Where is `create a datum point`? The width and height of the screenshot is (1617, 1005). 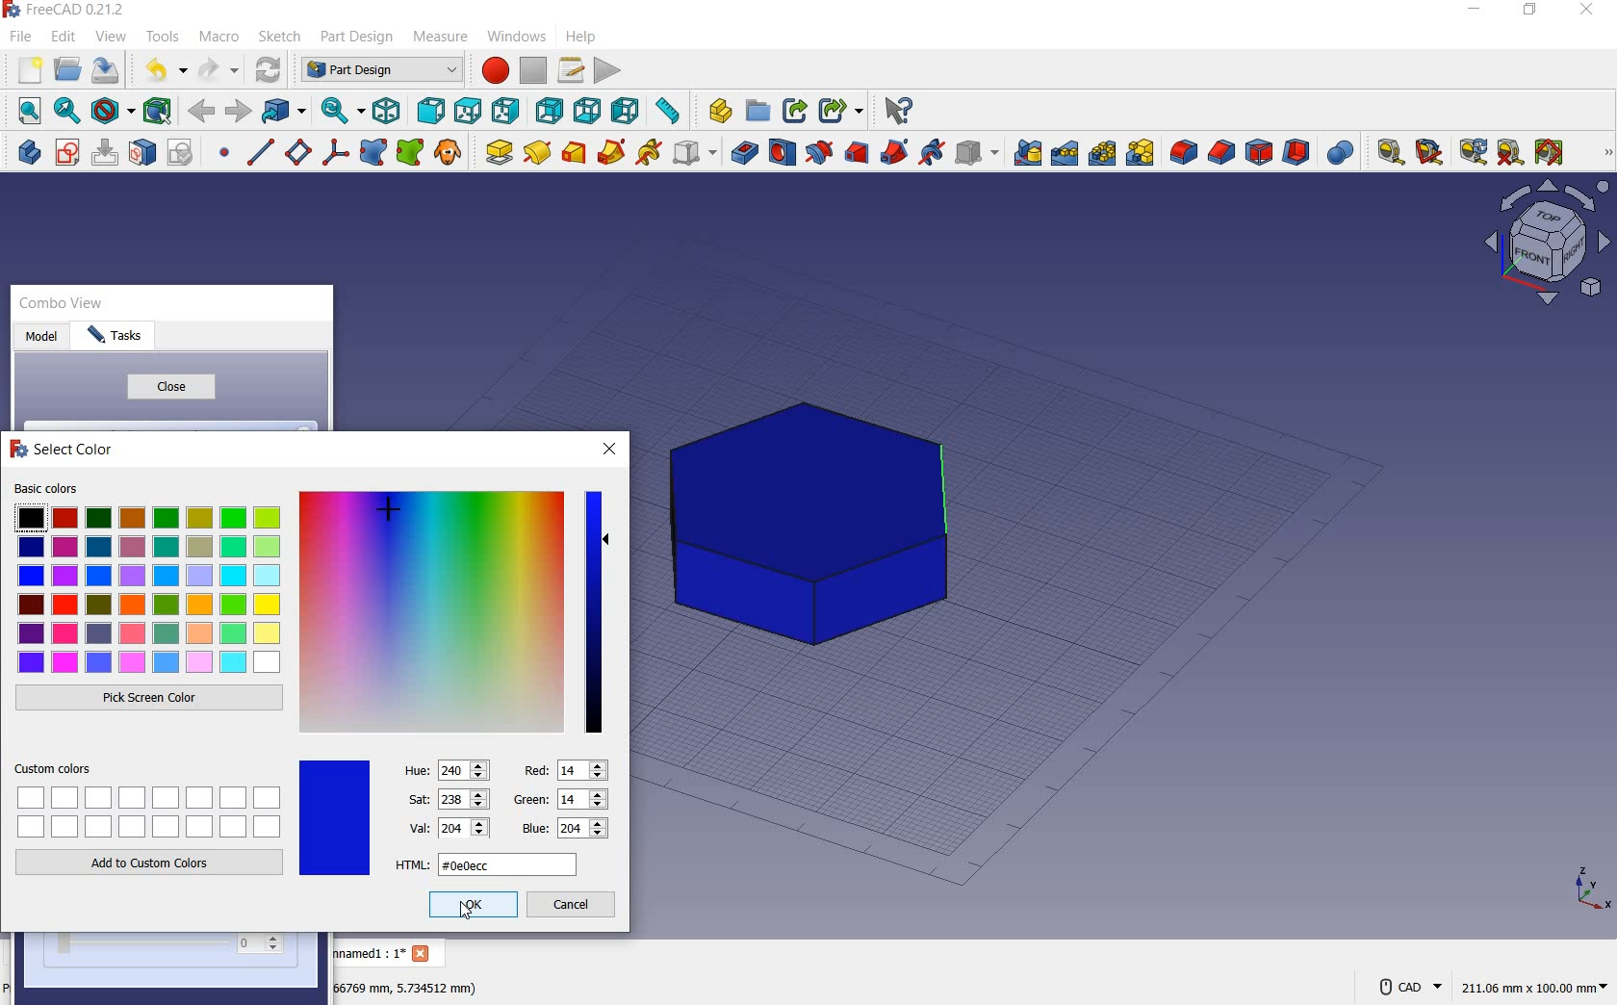
create a datum point is located at coordinates (225, 156).